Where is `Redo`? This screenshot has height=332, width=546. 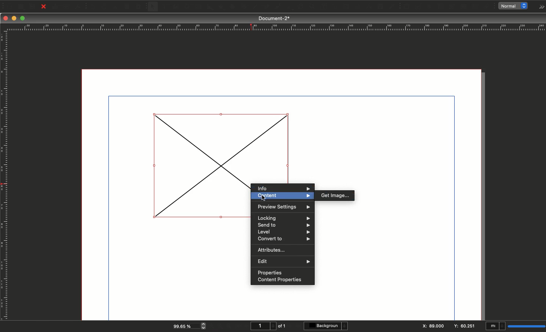
Redo is located at coordinates (104, 7).